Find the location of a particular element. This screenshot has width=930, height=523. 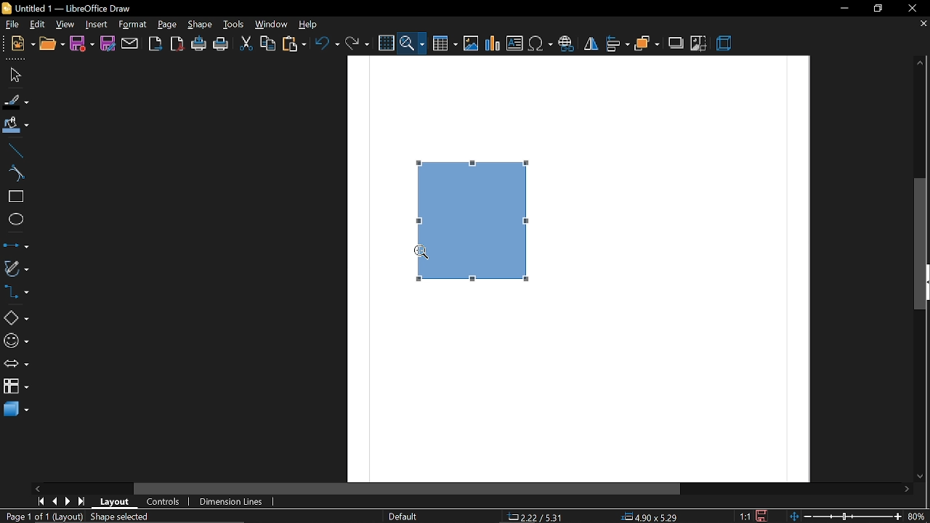

copy is located at coordinates (267, 44).